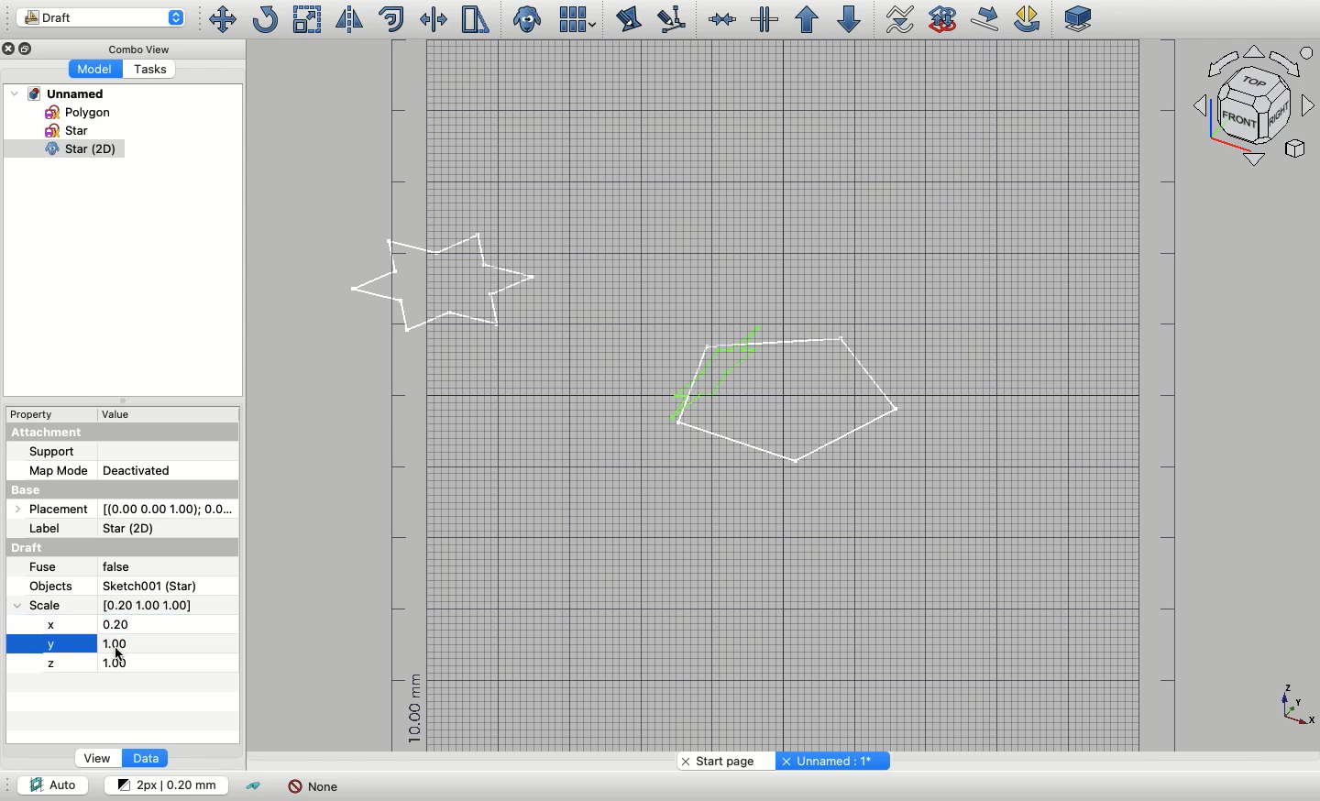  What do you see at coordinates (101, 17) in the screenshot?
I see `Draft` at bounding box center [101, 17].